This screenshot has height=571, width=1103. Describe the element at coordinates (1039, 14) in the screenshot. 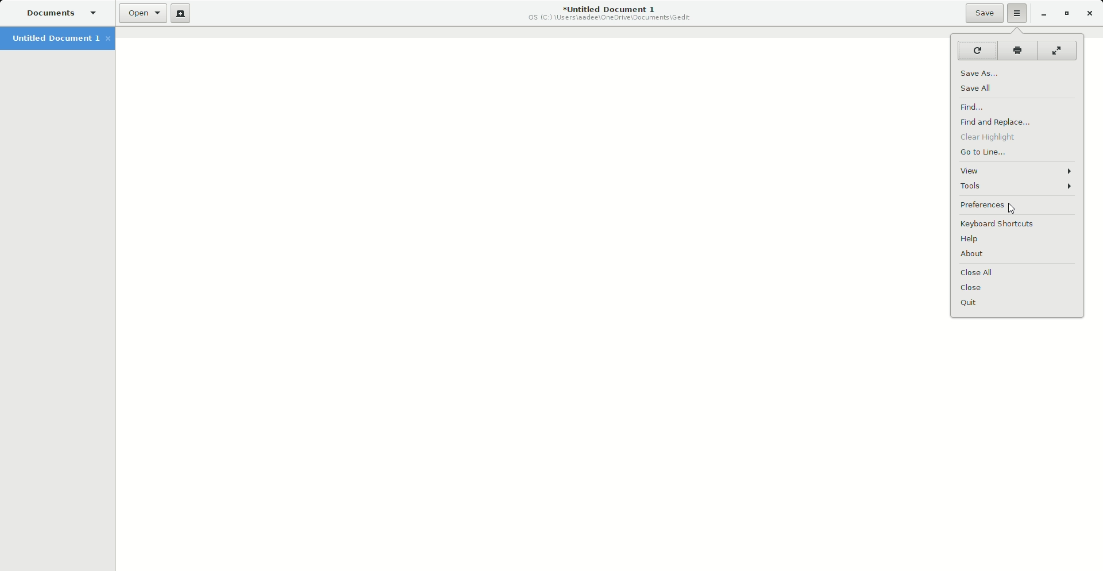

I see `Minimize` at that location.